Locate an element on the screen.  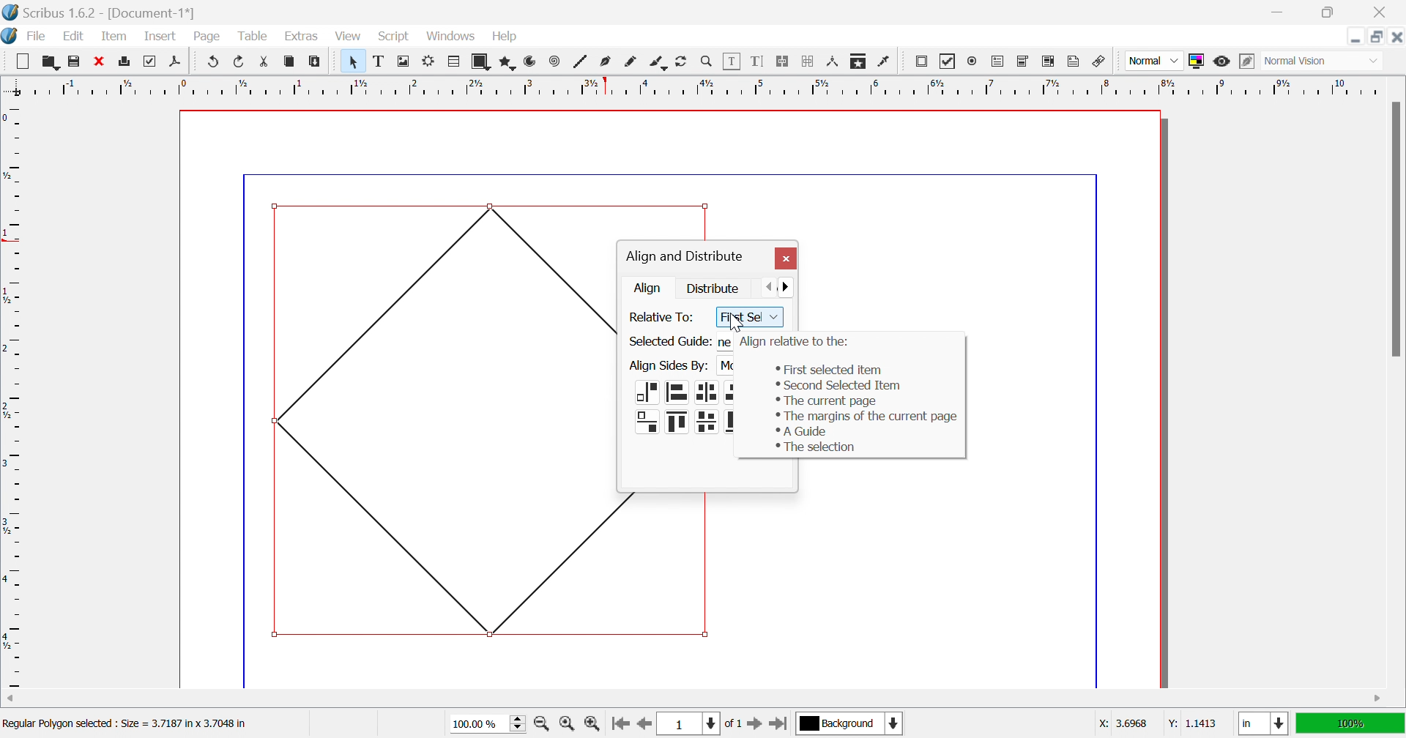
Save as PDF is located at coordinates (179, 62).